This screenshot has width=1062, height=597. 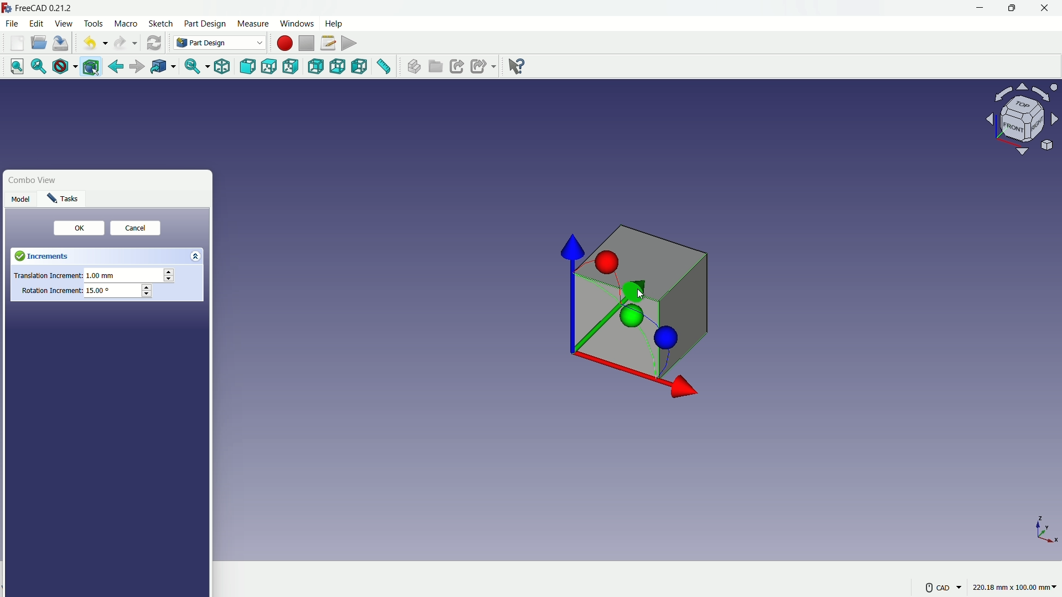 What do you see at coordinates (192, 67) in the screenshot?
I see `sync view` at bounding box center [192, 67].